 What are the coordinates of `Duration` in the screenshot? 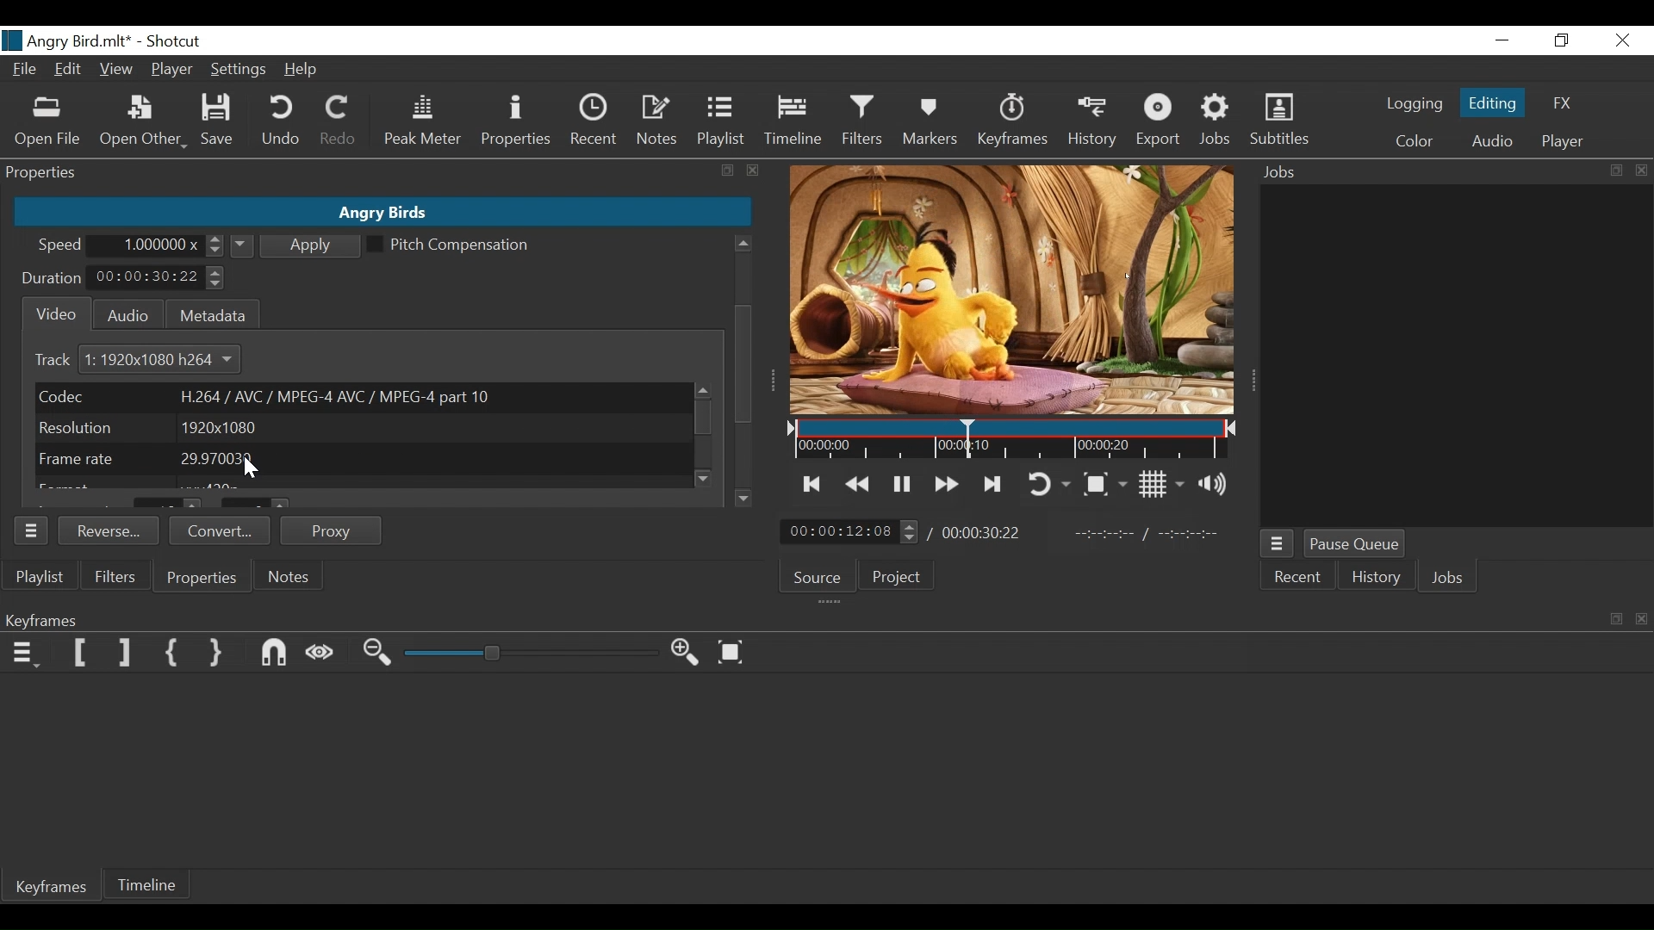 It's located at (53, 280).